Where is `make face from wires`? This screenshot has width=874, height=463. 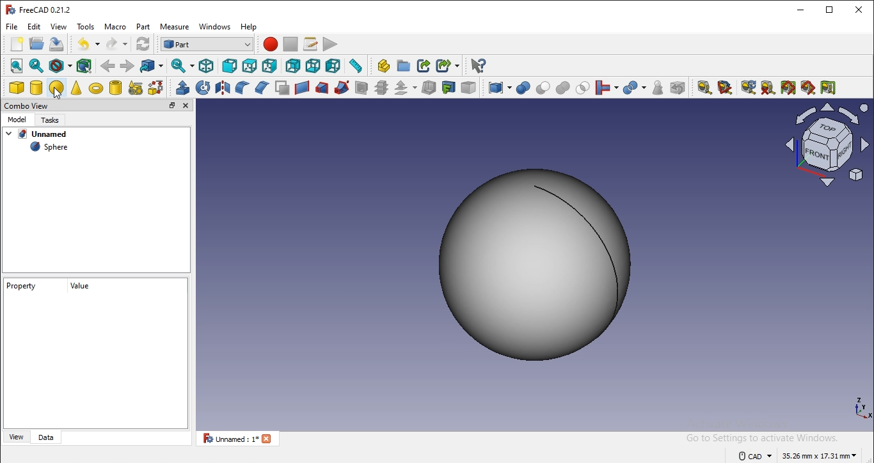 make face from wires is located at coordinates (282, 86).